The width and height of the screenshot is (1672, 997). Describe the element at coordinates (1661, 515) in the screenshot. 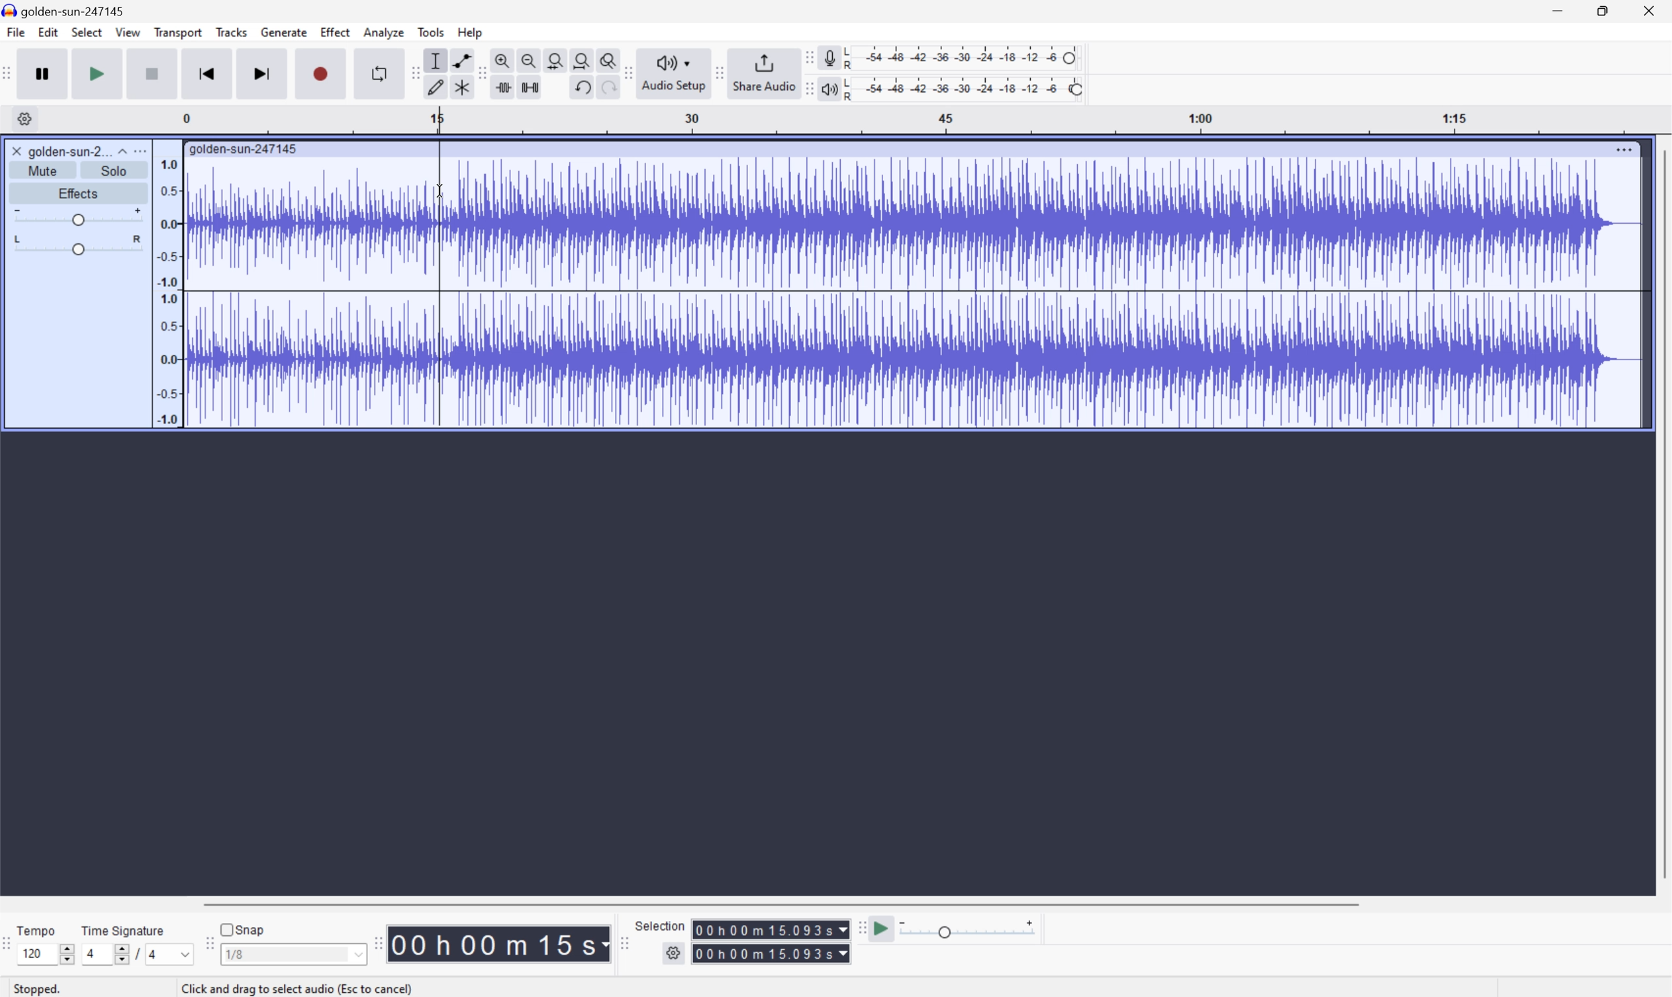

I see `Scroll Bar` at that location.